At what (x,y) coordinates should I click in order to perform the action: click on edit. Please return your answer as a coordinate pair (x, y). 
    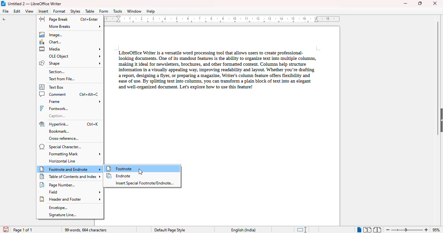
    Looking at the image, I should click on (18, 11).